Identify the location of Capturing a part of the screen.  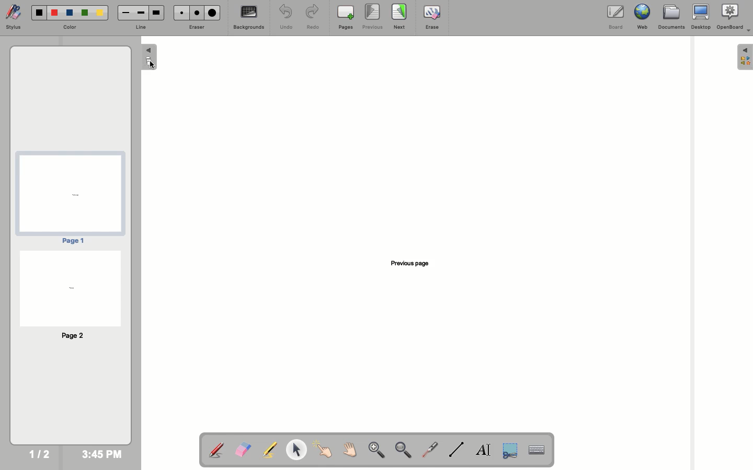
(511, 450).